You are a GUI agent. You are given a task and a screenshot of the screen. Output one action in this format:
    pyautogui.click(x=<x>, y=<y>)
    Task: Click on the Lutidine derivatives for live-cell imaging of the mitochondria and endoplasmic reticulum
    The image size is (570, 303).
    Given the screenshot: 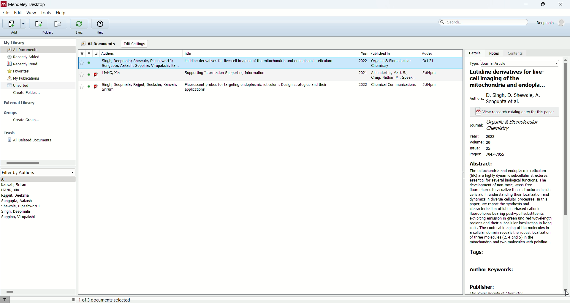 What is the action you would take?
    pyautogui.click(x=259, y=61)
    